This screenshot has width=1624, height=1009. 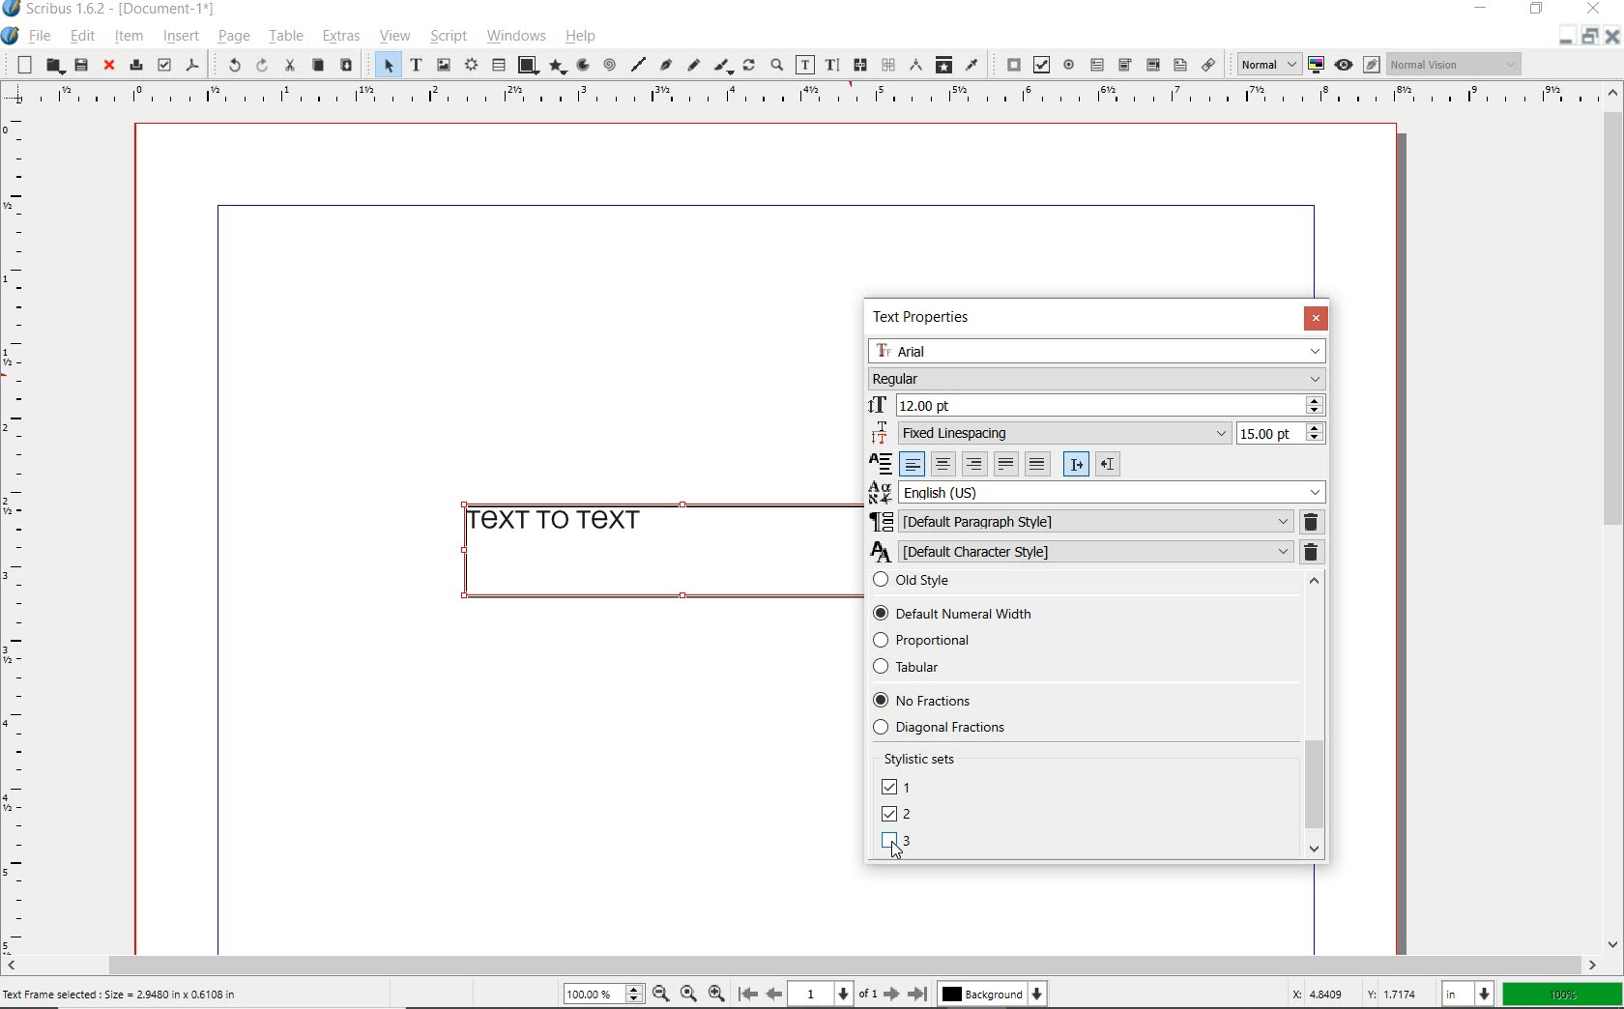 I want to click on line, so click(x=637, y=64).